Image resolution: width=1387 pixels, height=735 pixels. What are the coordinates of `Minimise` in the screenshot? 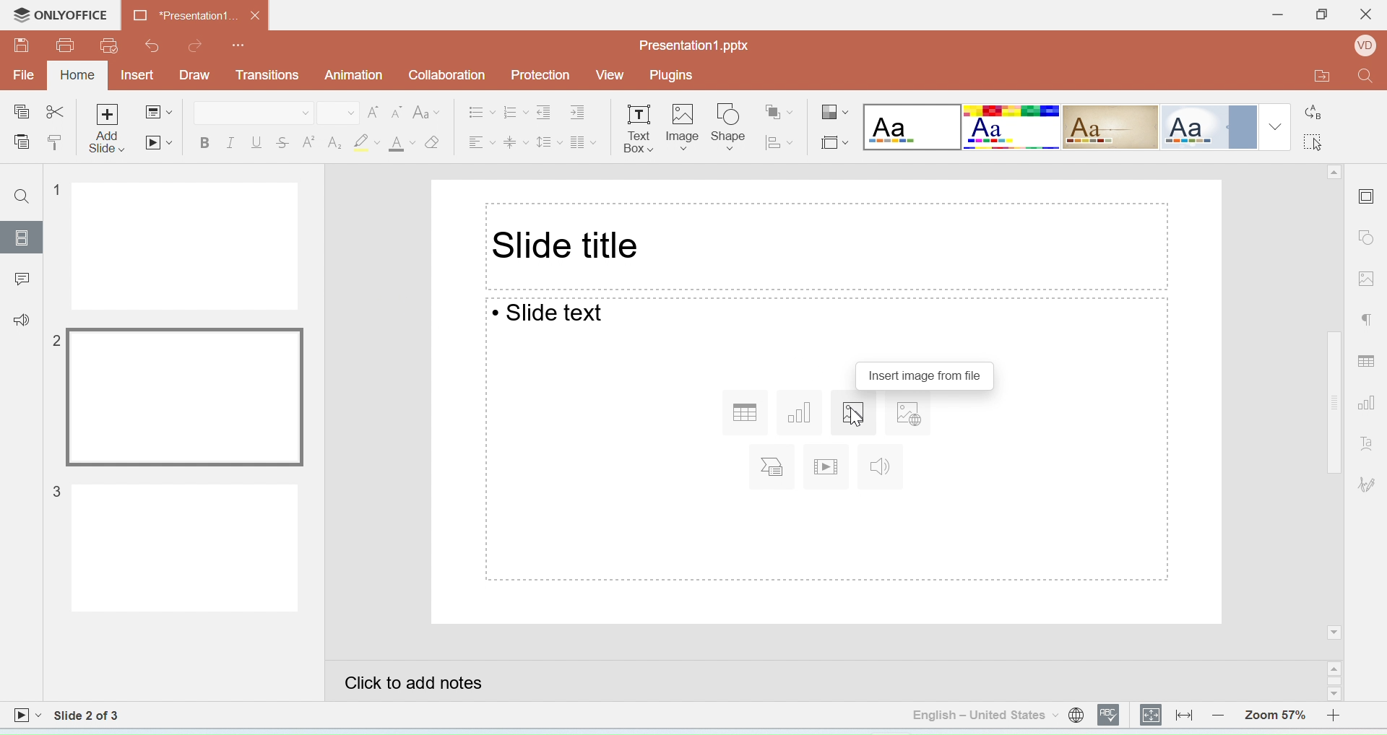 It's located at (1272, 16).